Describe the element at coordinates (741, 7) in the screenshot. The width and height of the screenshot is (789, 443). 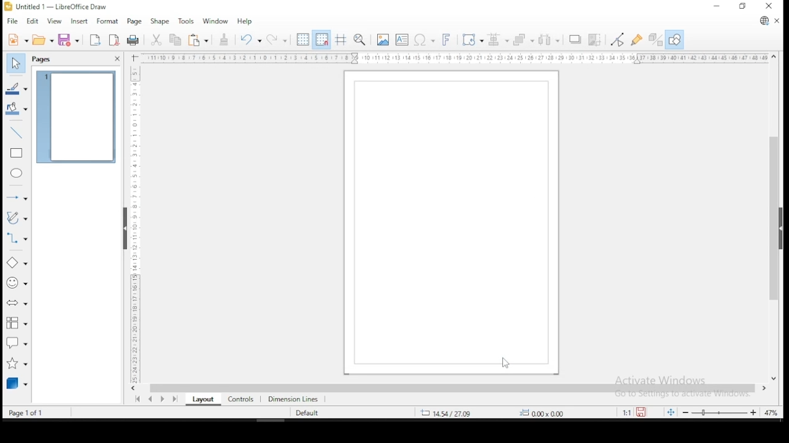
I see `restore` at that location.